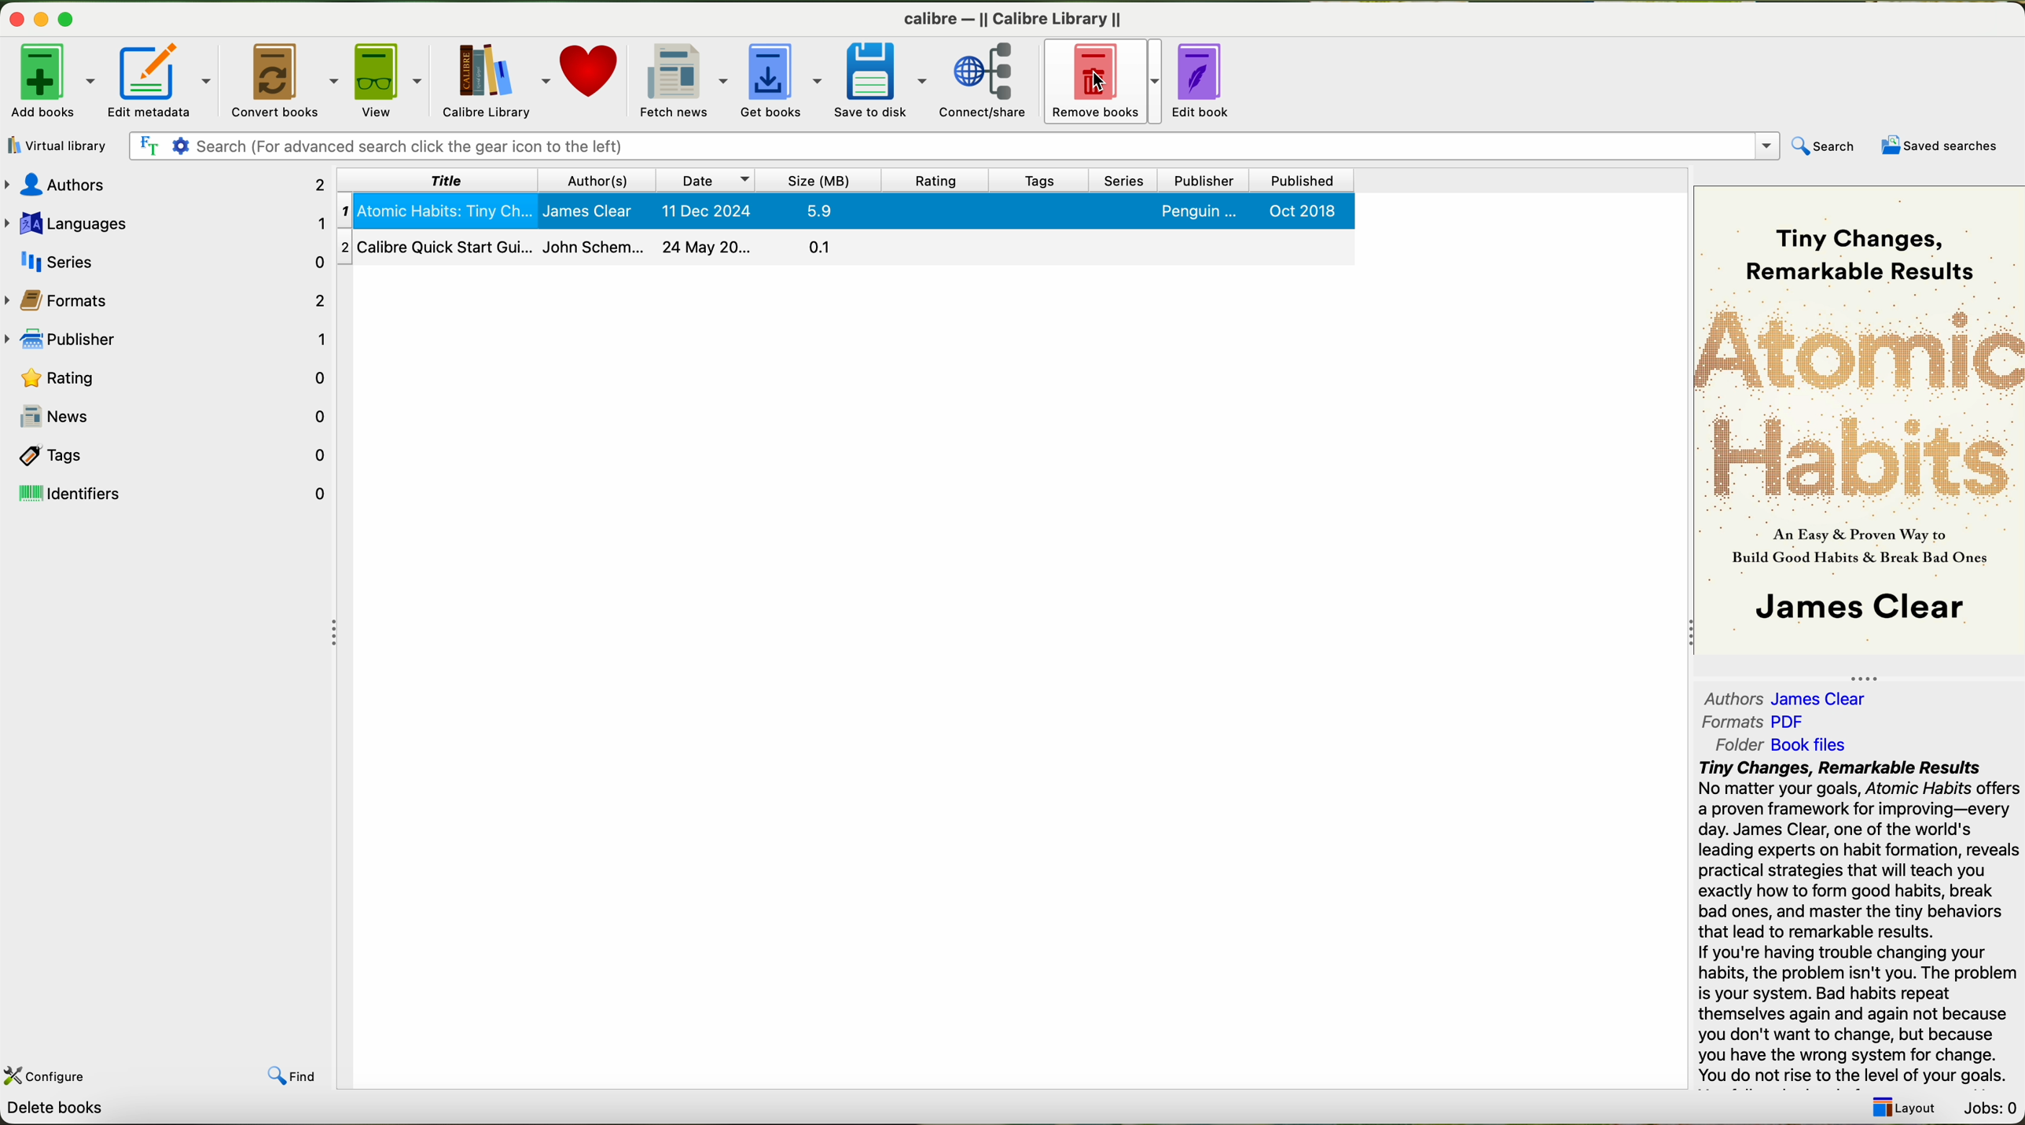 The width and height of the screenshot is (2025, 1125). I want to click on close program, so click(14, 21).